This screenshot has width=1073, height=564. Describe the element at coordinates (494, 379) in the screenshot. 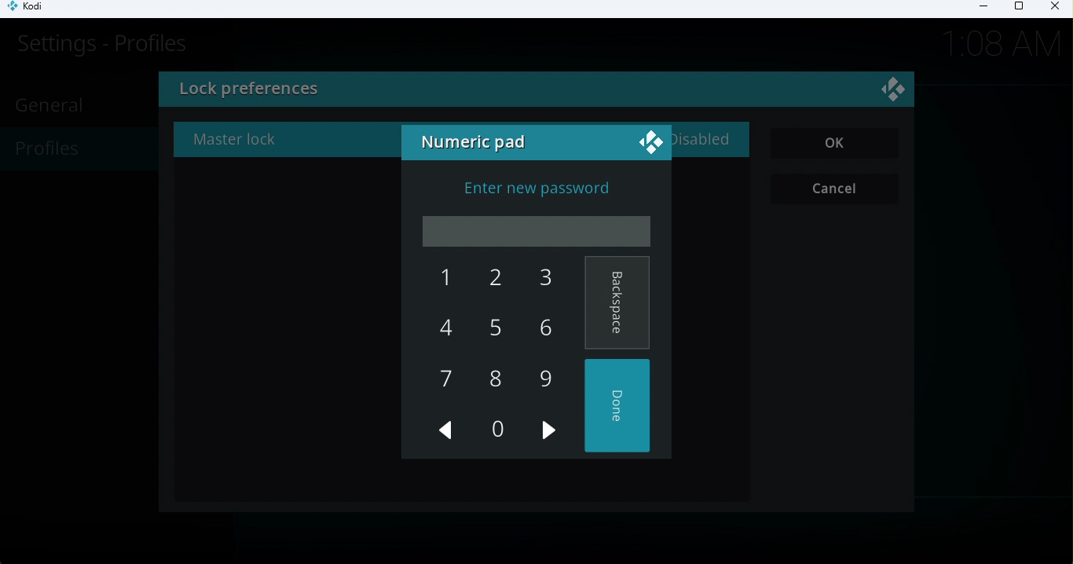

I see `8` at that location.